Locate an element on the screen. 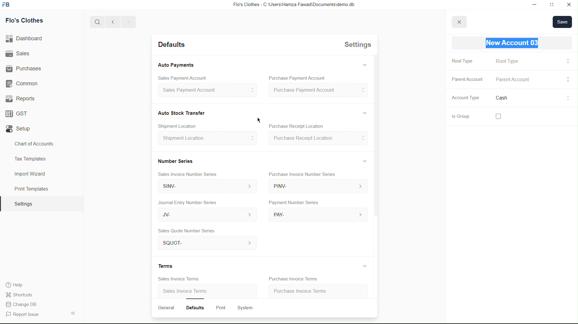  System is located at coordinates (247, 307).